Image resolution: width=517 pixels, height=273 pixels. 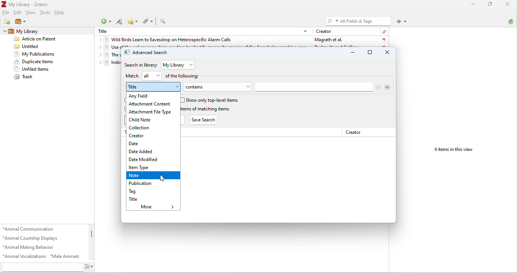 I want to click on drop-down, so click(x=5, y=31).